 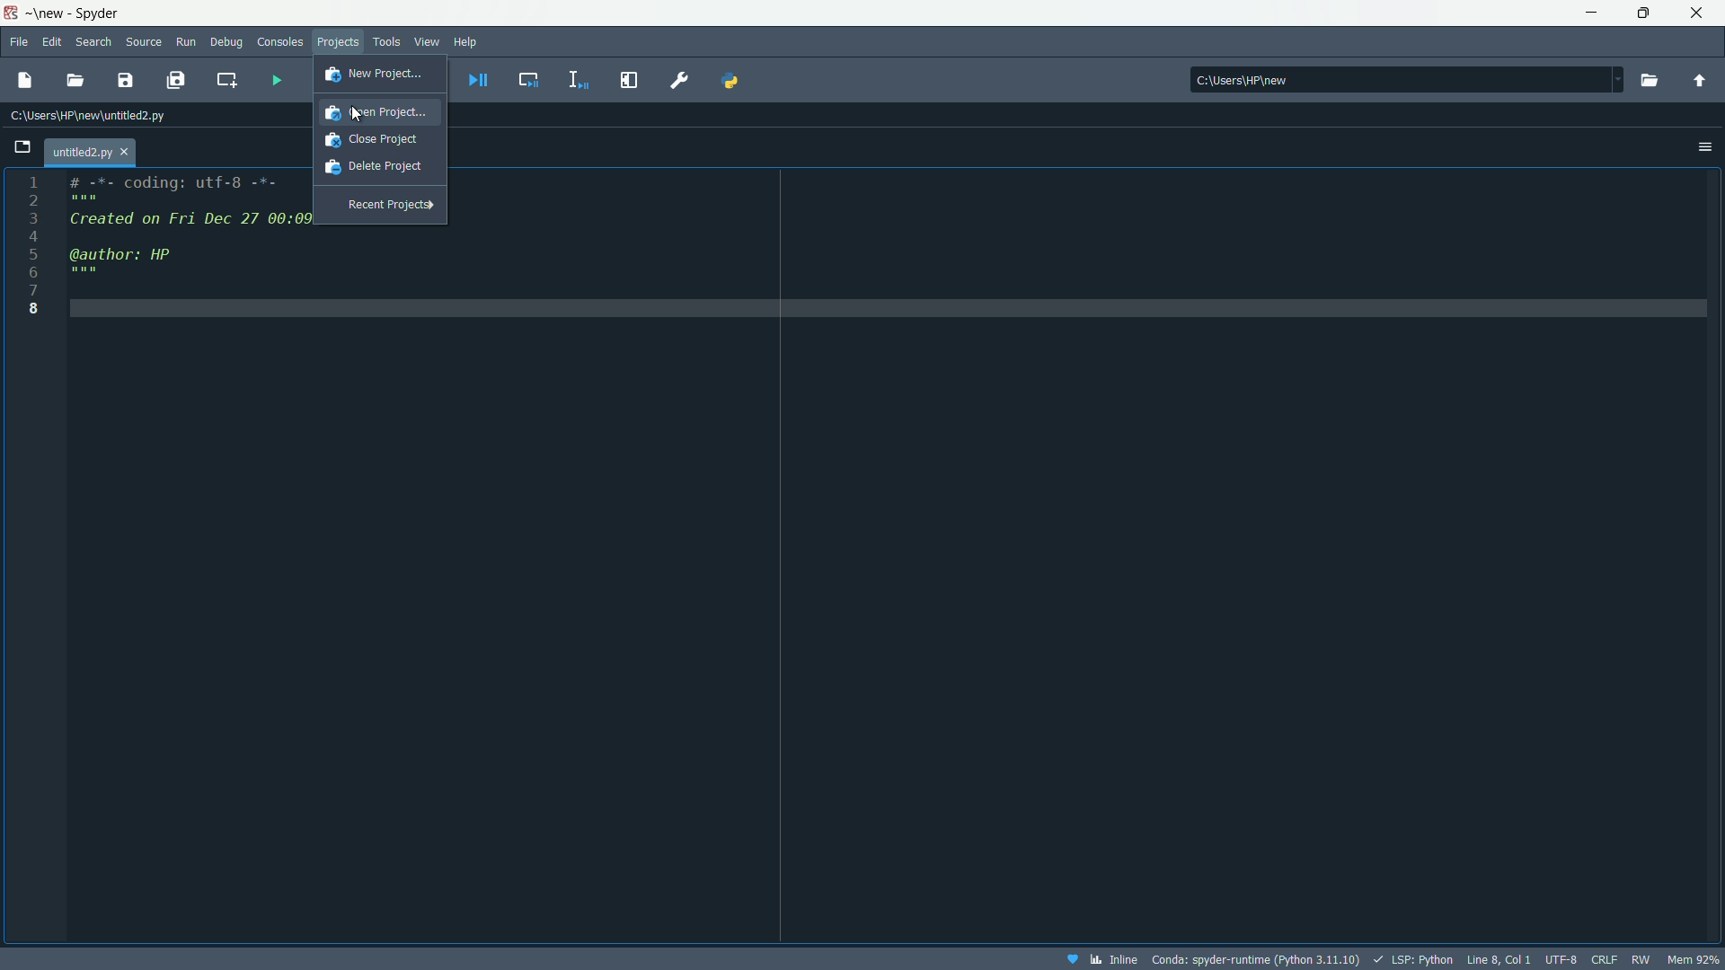 What do you see at coordinates (1561, 957) in the screenshot?
I see `file encoding` at bounding box center [1561, 957].